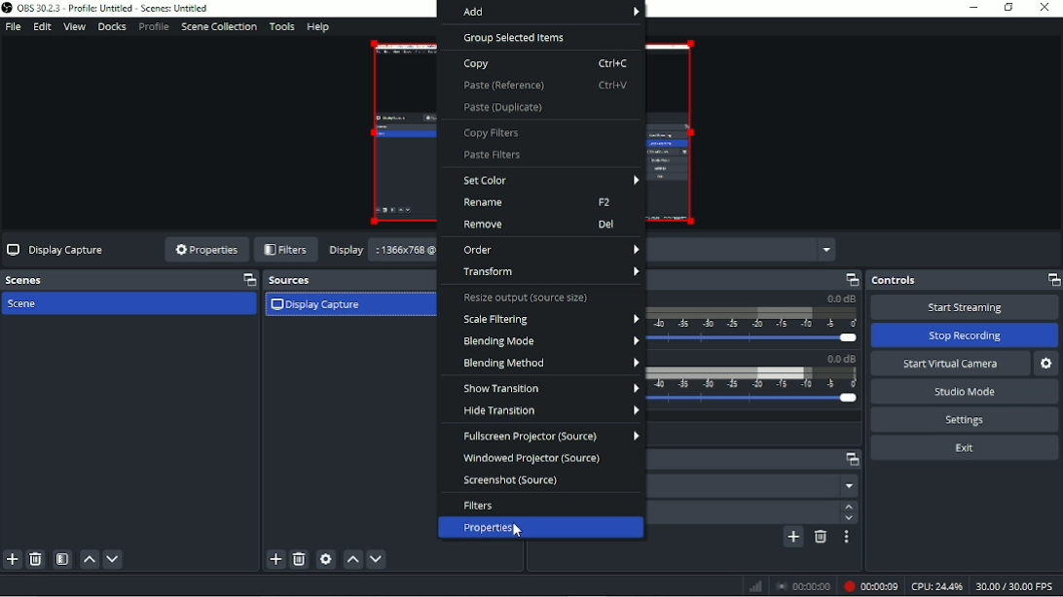 Image resolution: width=1063 pixels, height=597 pixels. I want to click on Tools, so click(281, 27).